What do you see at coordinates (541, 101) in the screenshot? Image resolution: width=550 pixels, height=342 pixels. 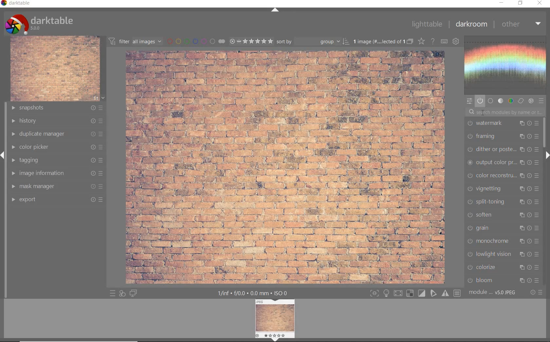 I see `preset` at bounding box center [541, 101].